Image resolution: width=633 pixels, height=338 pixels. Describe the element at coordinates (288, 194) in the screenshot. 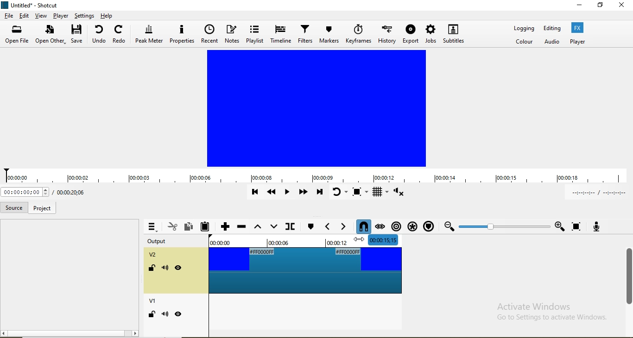

I see `Toggle play or pause` at that location.